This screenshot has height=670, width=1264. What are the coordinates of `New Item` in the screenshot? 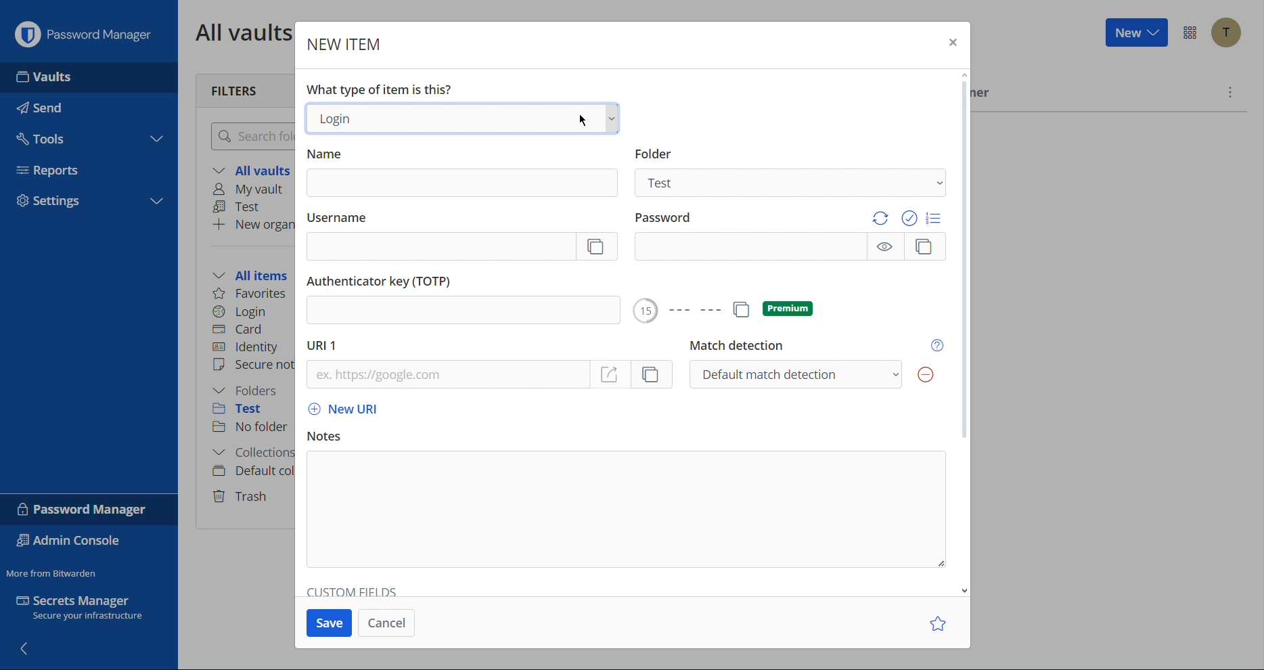 It's located at (345, 43).